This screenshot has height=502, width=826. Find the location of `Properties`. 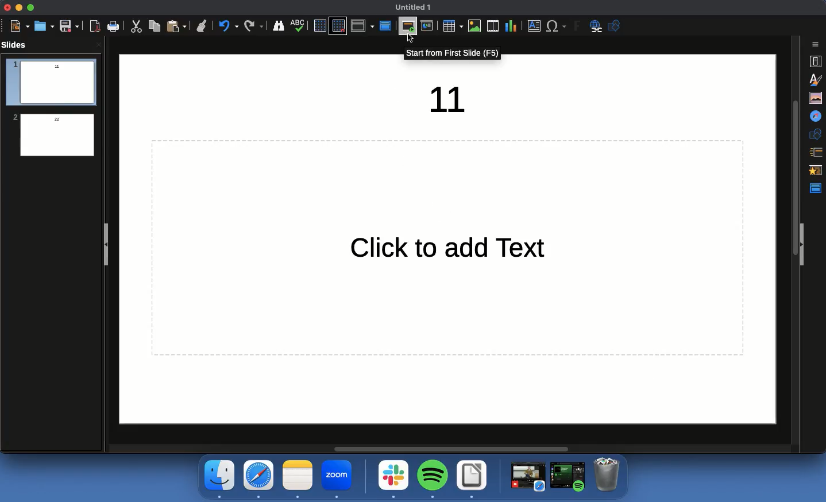

Properties is located at coordinates (816, 61).